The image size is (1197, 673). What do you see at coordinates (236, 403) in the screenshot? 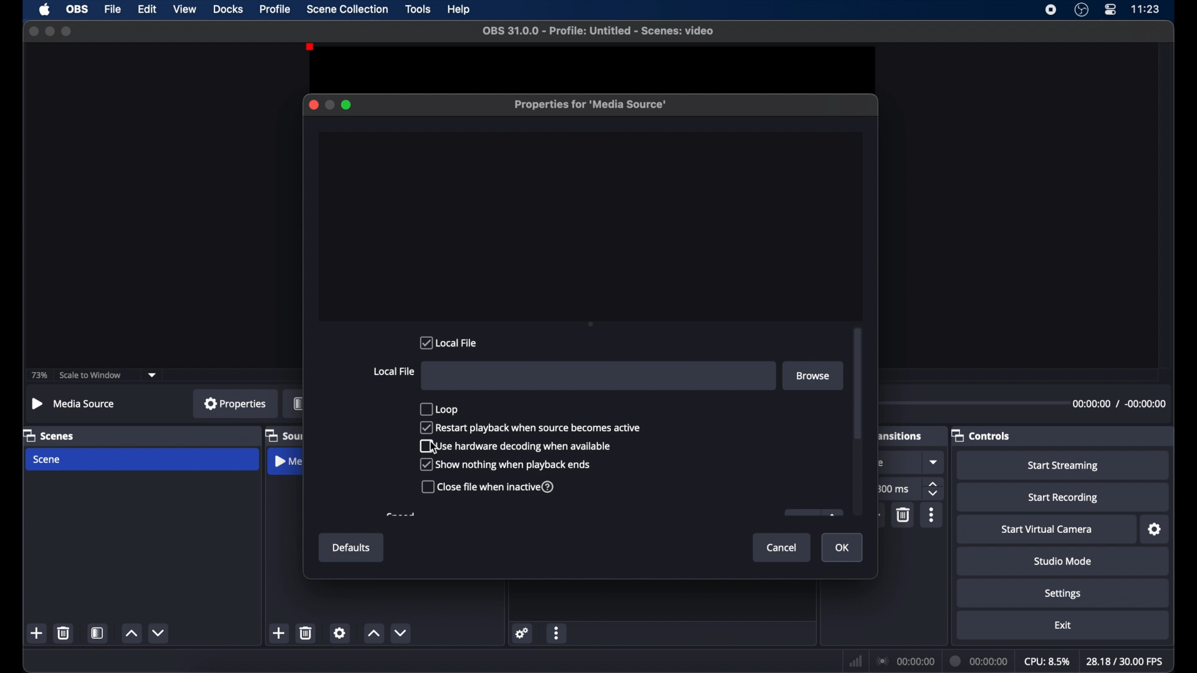
I see `properties` at bounding box center [236, 403].